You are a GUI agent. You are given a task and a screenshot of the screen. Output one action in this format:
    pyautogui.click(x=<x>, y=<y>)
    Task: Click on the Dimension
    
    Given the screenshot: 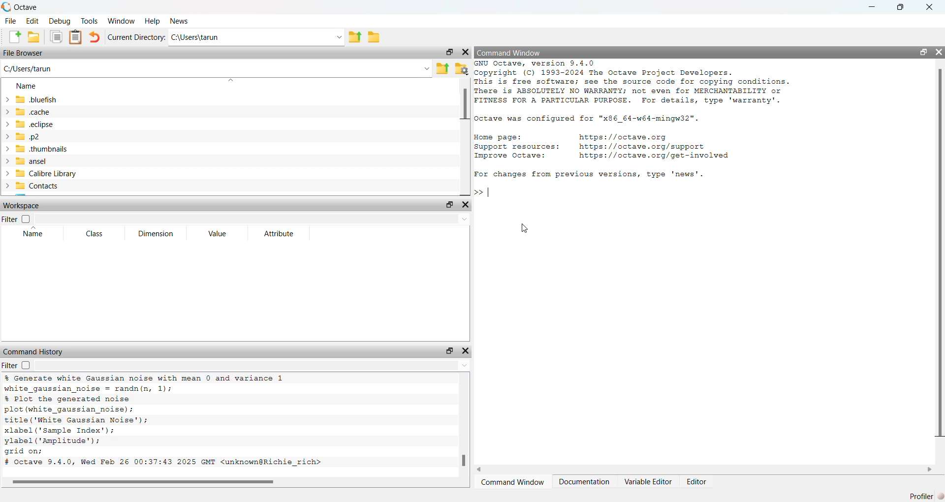 What is the action you would take?
    pyautogui.click(x=157, y=234)
    